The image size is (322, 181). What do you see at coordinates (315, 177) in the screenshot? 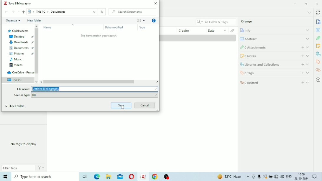
I see `Notifications` at bounding box center [315, 177].